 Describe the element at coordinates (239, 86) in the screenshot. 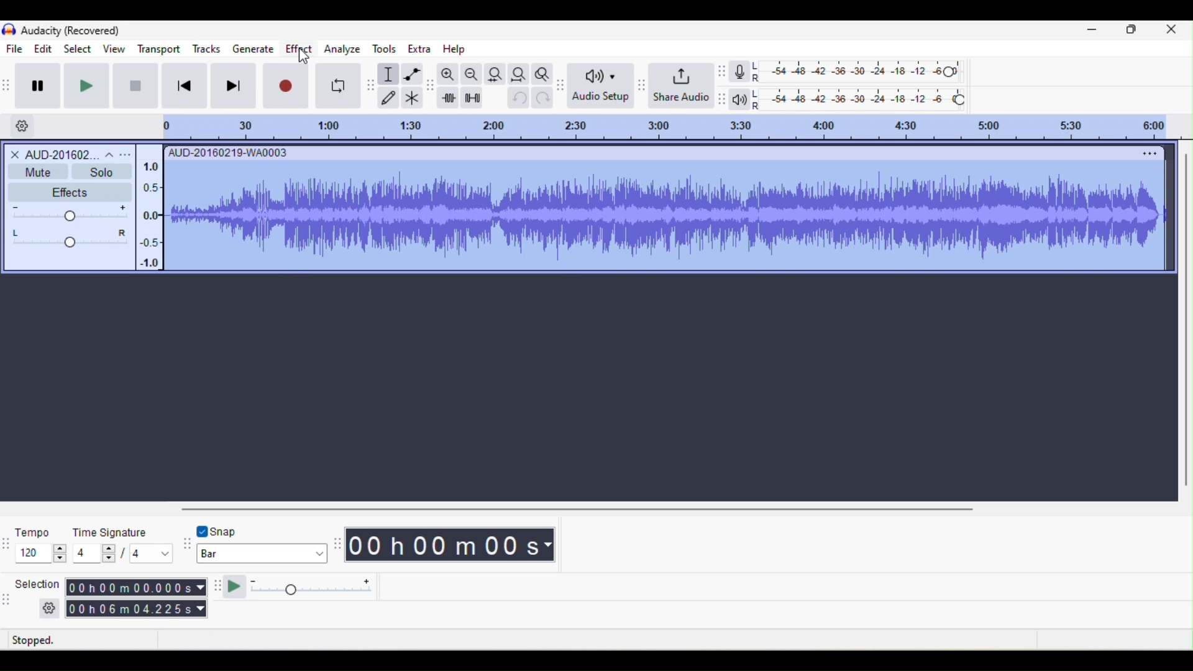

I see `skip to end` at that location.